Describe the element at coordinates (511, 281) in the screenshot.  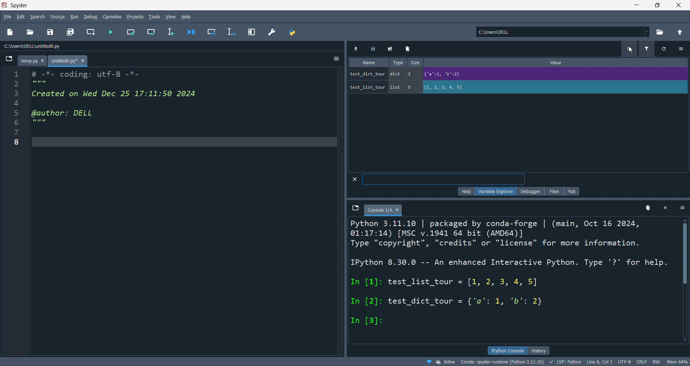
I see `ipython concole pane` at that location.